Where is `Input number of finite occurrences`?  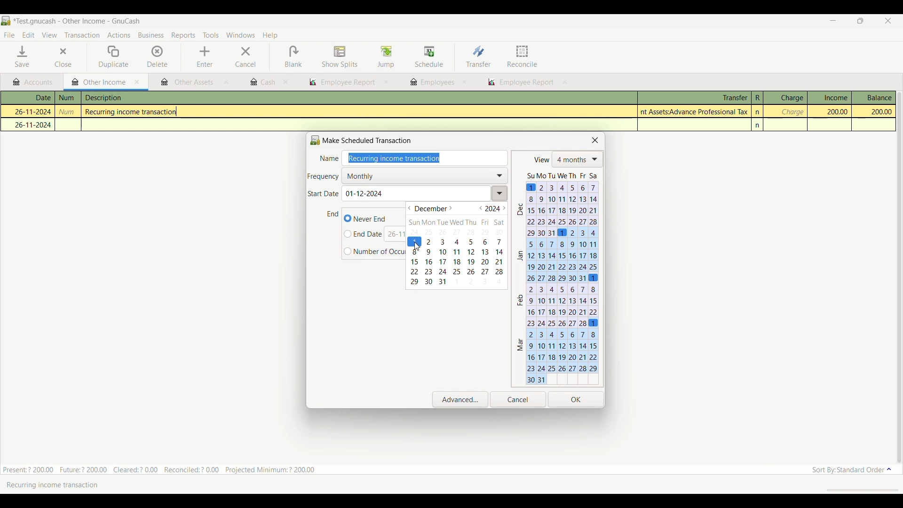
Input number of finite occurrences is located at coordinates (375, 252).